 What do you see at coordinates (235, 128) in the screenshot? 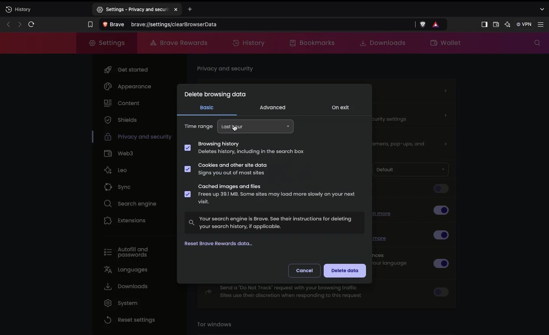
I see `cursor` at bounding box center [235, 128].